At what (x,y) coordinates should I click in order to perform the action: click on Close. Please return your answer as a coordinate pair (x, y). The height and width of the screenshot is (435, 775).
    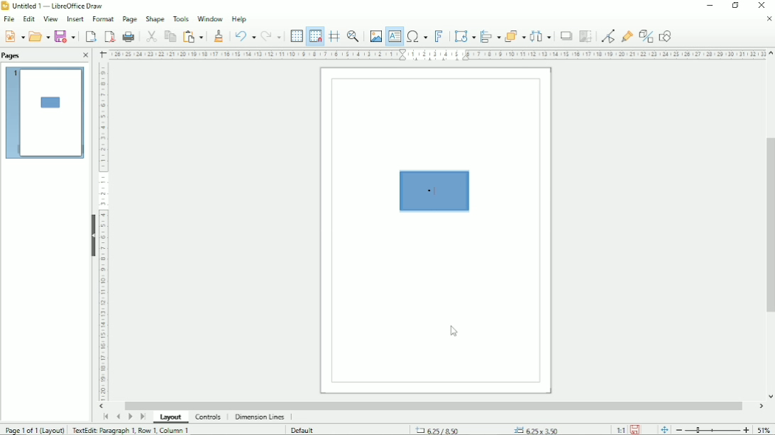
    Looking at the image, I should click on (760, 6).